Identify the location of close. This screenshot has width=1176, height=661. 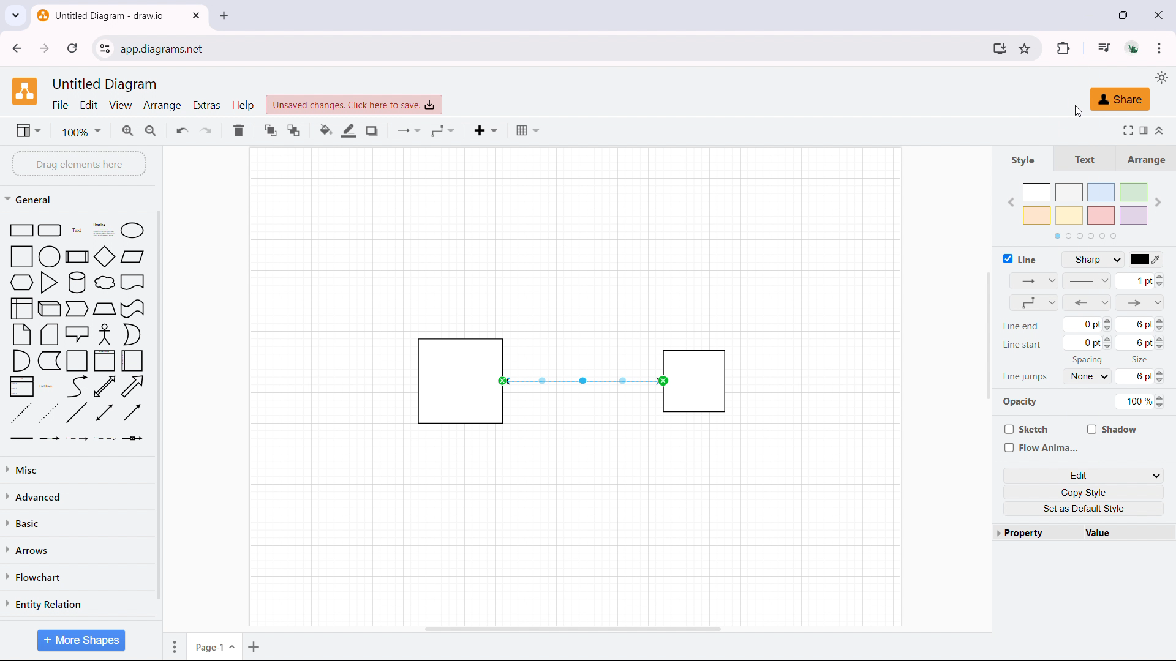
(1158, 13).